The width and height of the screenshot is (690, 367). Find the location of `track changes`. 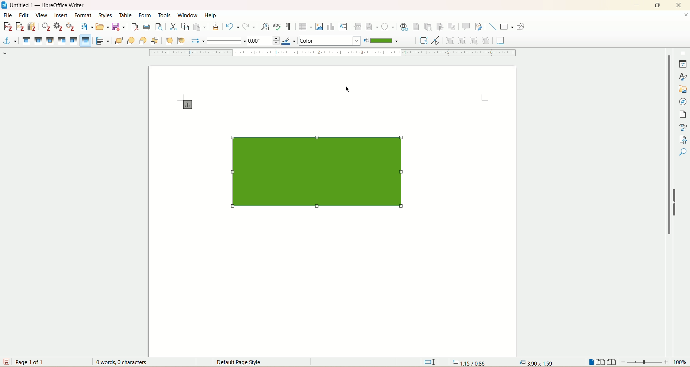

track changes is located at coordinates (477, 27).